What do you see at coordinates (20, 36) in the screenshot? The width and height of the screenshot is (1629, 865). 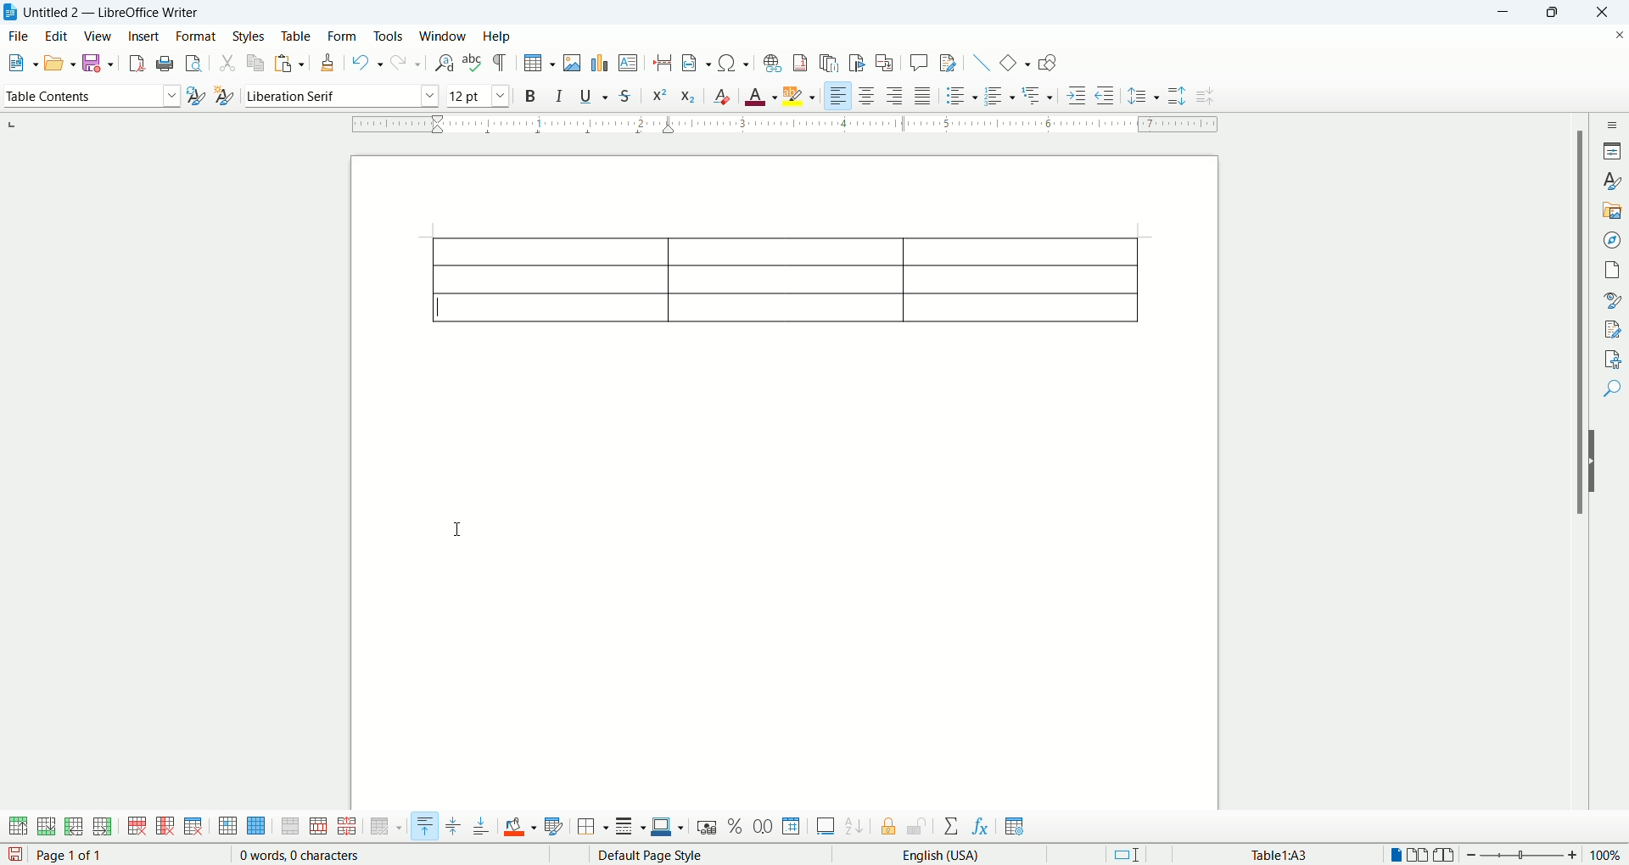 I see `file` at bounding box center [20, 36].